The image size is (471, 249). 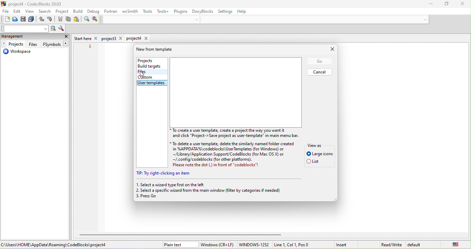 What do you see at coordinates (319, 61) in the screenshot?
I see `go` at bounding box center [319, 61].